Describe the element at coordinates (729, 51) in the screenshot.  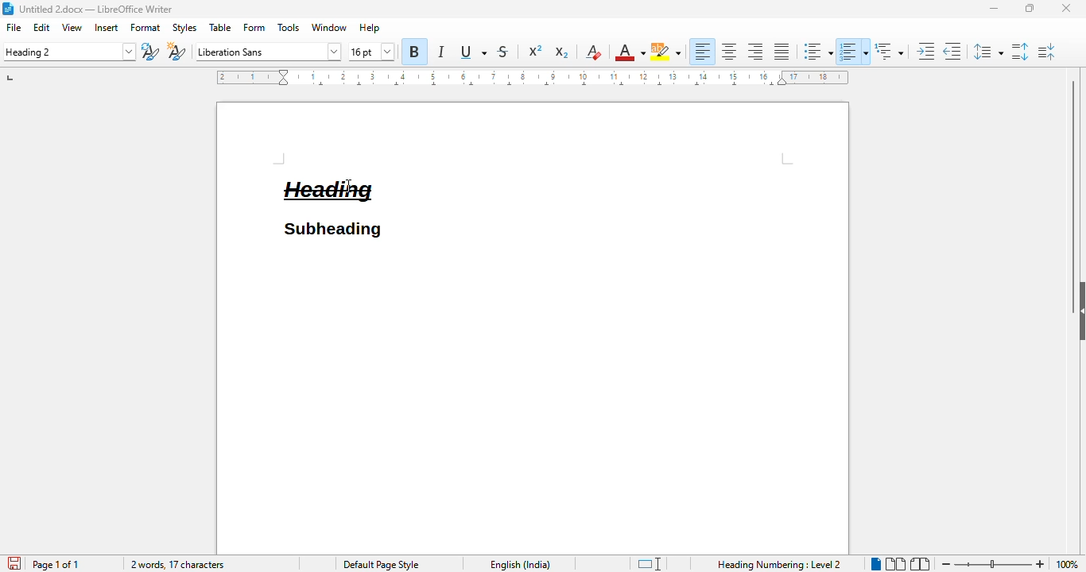
I see `align center` at that location.